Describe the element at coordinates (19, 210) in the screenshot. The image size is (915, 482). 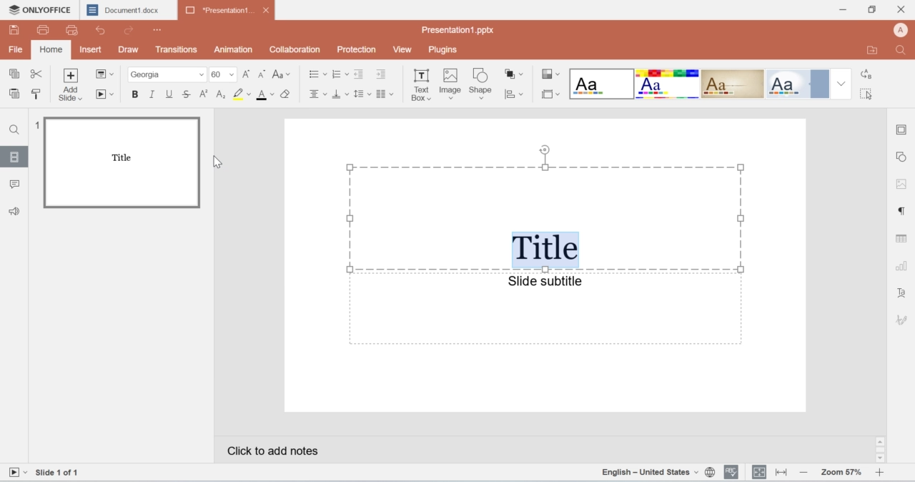
I see `audio` at that location.